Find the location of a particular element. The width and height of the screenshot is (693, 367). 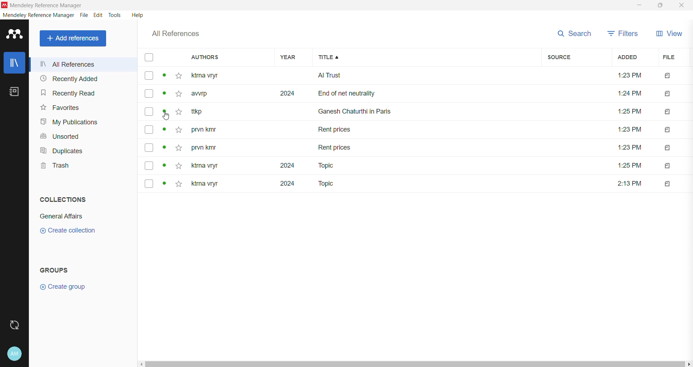

Recently Added is located at coordinates (70, 79).